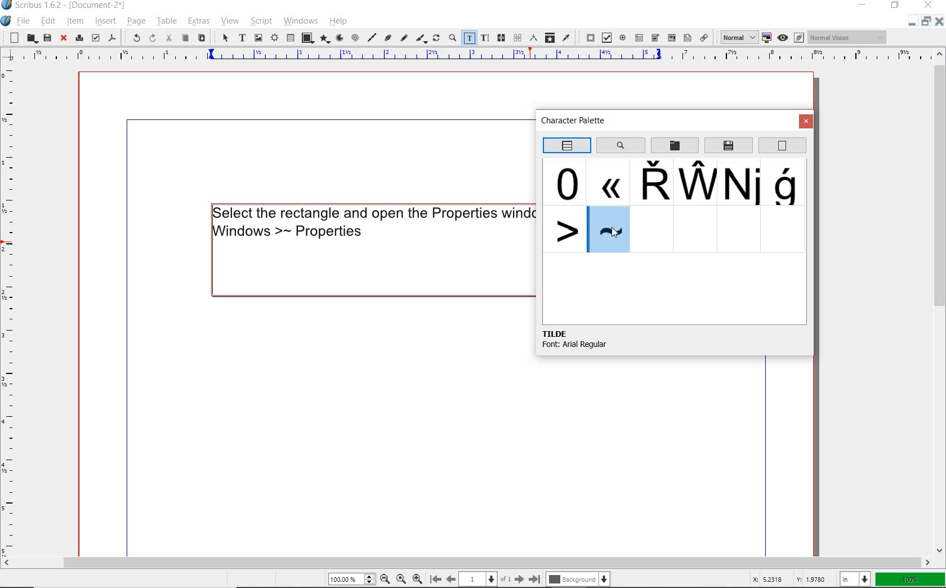  Describe the element at coordinates (783, 146) in the screenshot. I see `empty the character palette` at that location.